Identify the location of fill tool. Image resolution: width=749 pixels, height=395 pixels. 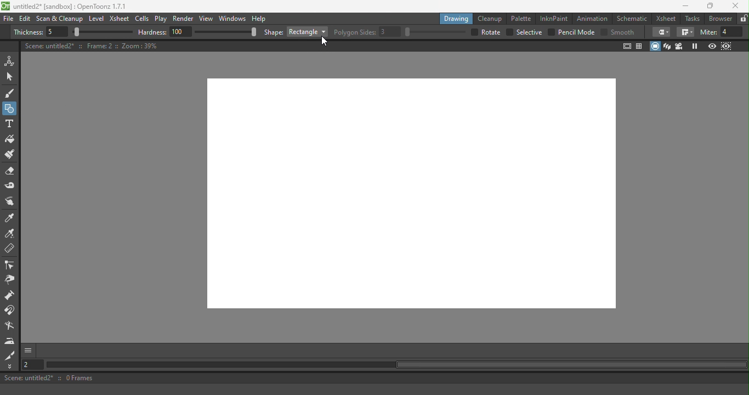
(661, 32).